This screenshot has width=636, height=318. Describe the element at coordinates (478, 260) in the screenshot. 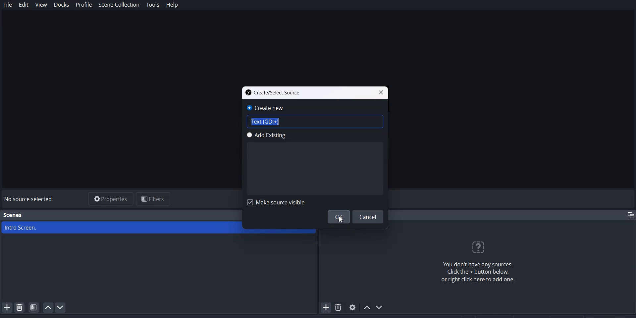

I see `You don't have any sources. Click the + button below, or right click here to add one.` at that location.